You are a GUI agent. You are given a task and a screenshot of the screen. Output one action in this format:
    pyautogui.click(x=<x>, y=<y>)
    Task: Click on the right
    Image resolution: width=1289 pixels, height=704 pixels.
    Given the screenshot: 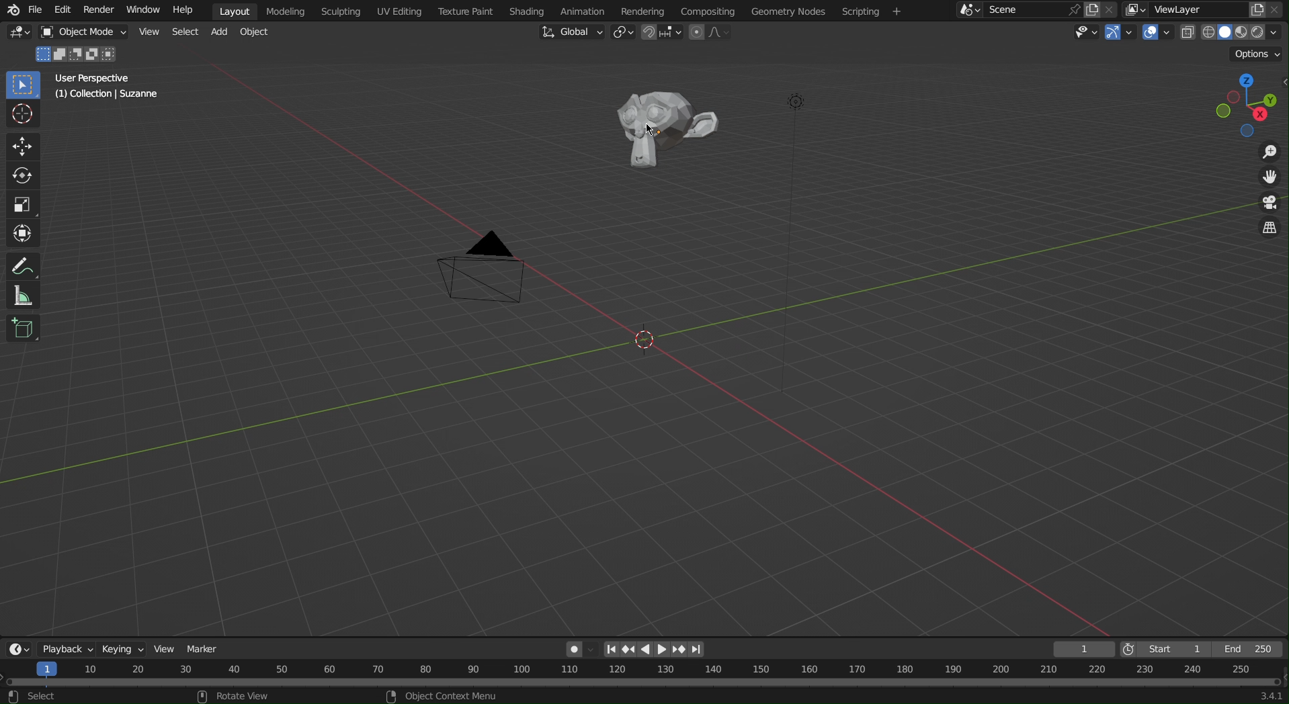 What is the action you would take?
    pyautogui.click(x=664, y=648)
    